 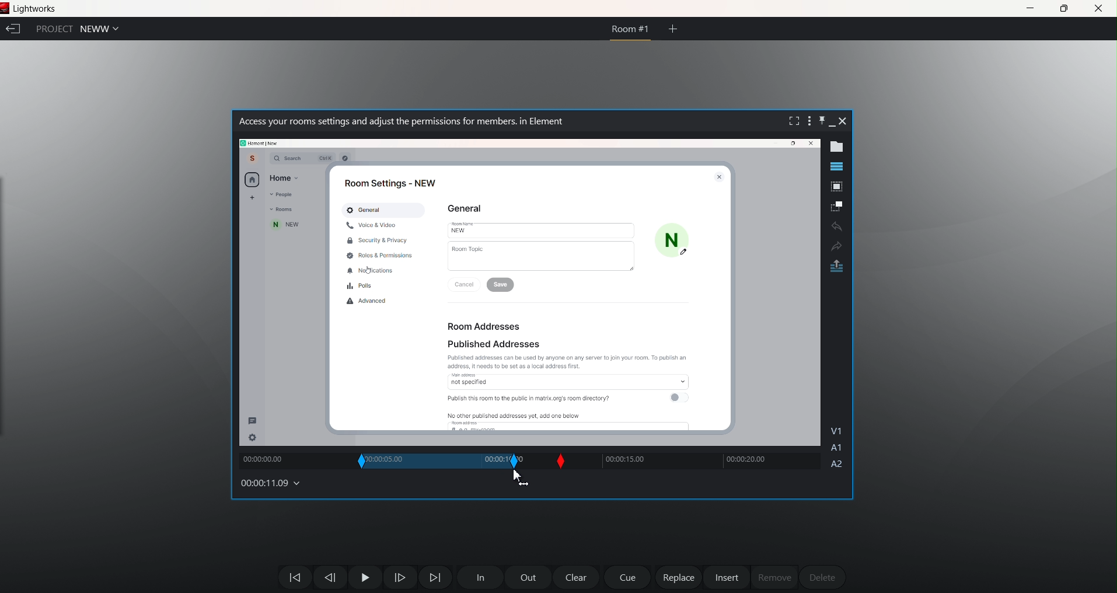 I want to click on No other published addresses yet, add one below, so click(x=515, y=417).